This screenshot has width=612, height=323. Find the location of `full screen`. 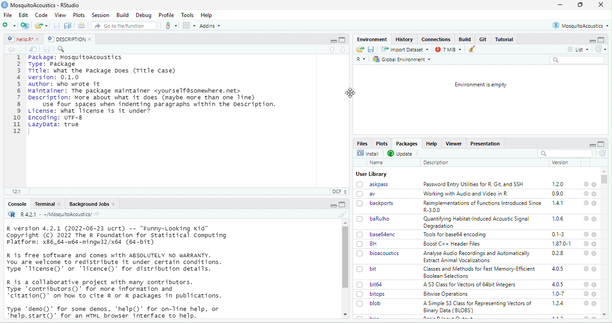

full screen is located at coordinates (343, 204).